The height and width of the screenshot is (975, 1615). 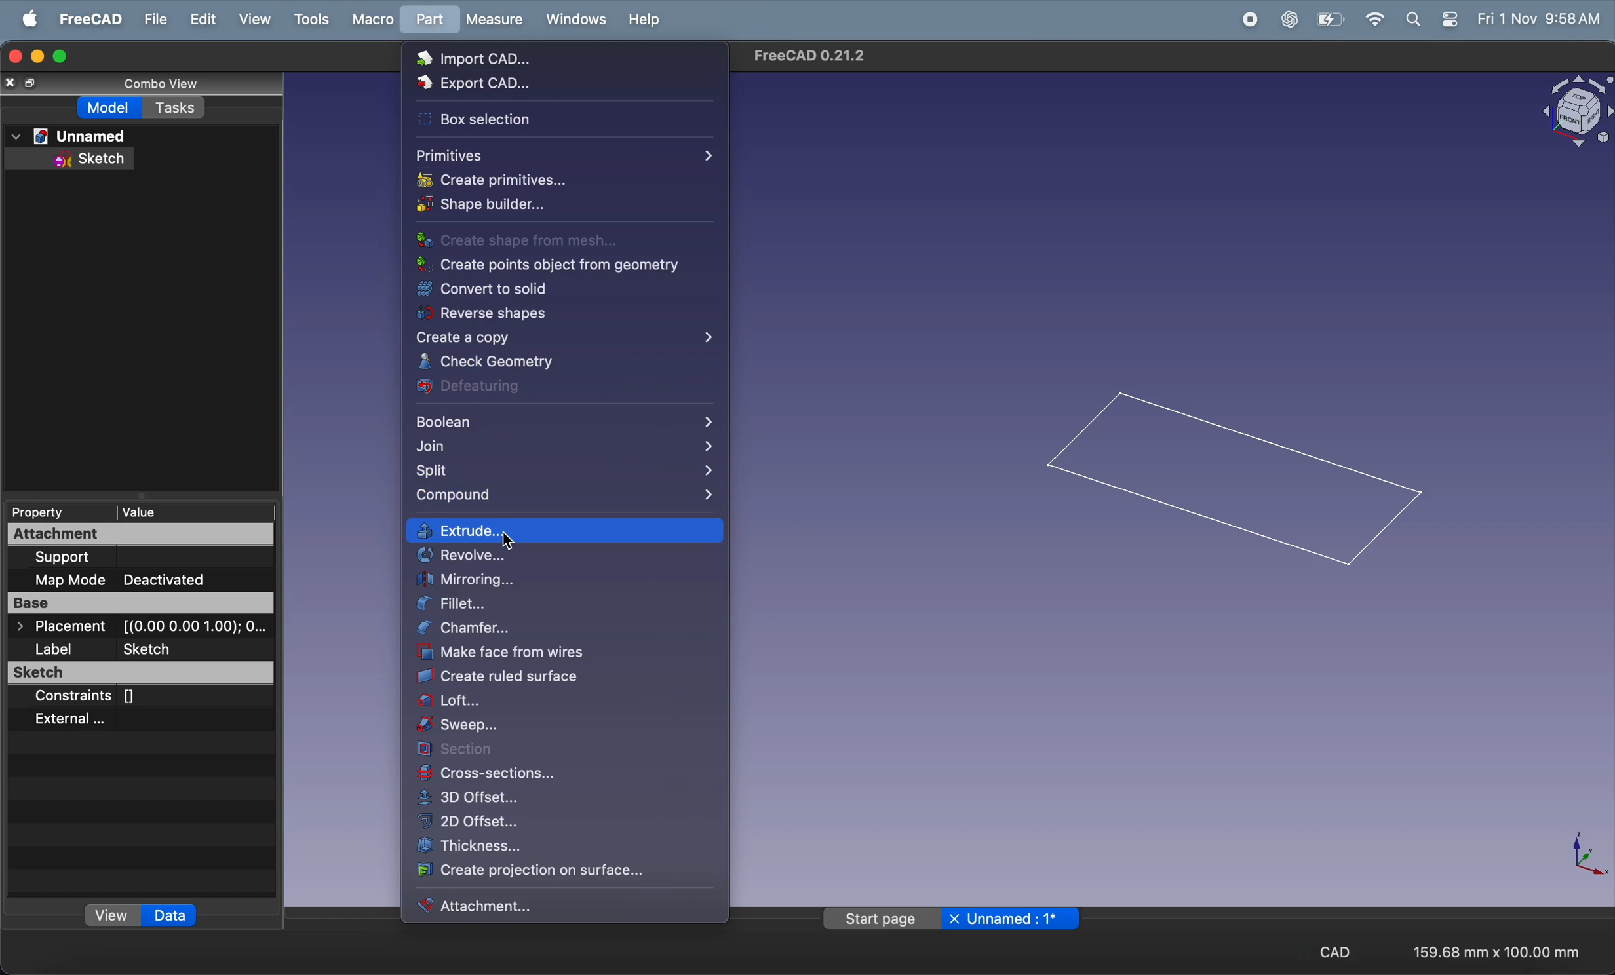 I want to click on battery, so click(x=1332, y=19).